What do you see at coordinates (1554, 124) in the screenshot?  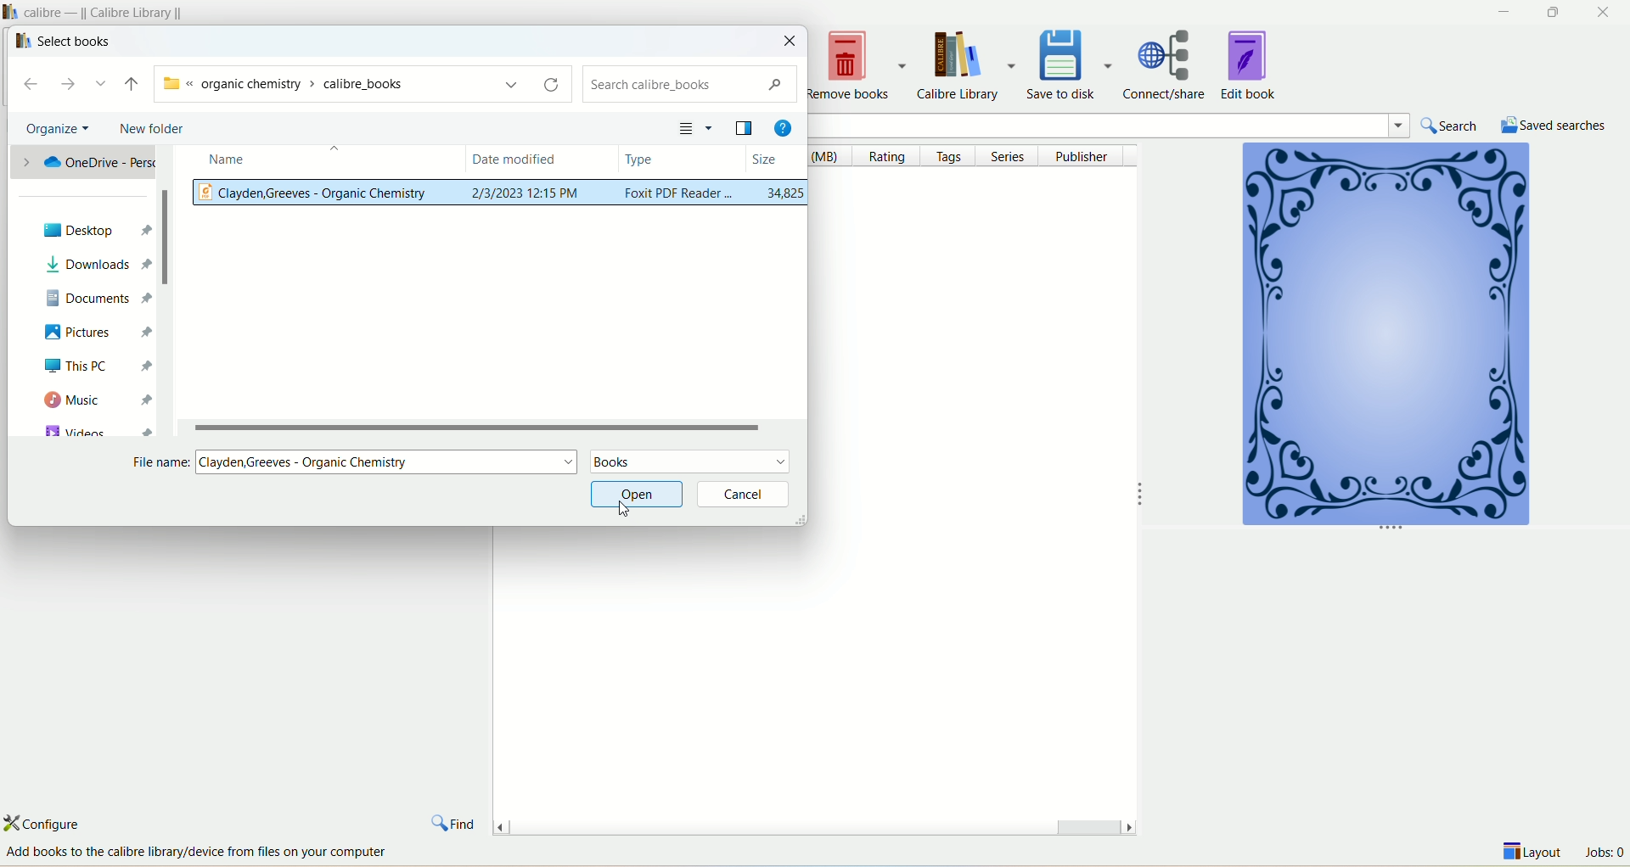 I see `saved searches` at bounding box center [1554, 124].